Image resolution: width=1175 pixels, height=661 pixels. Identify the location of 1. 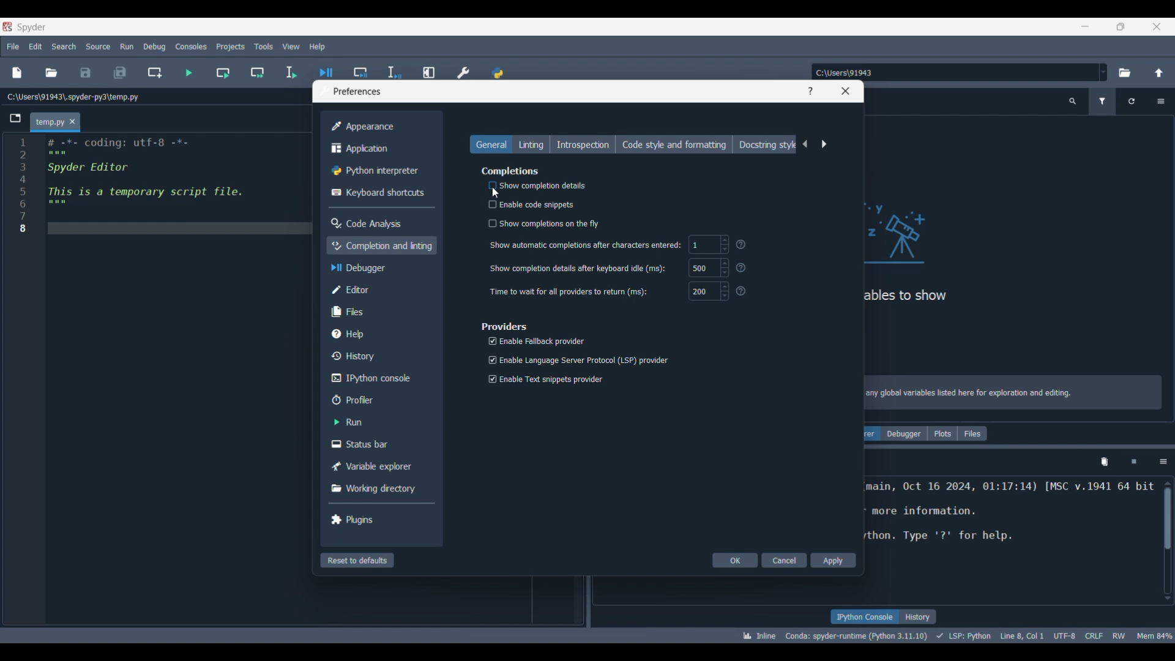
(709, 245).